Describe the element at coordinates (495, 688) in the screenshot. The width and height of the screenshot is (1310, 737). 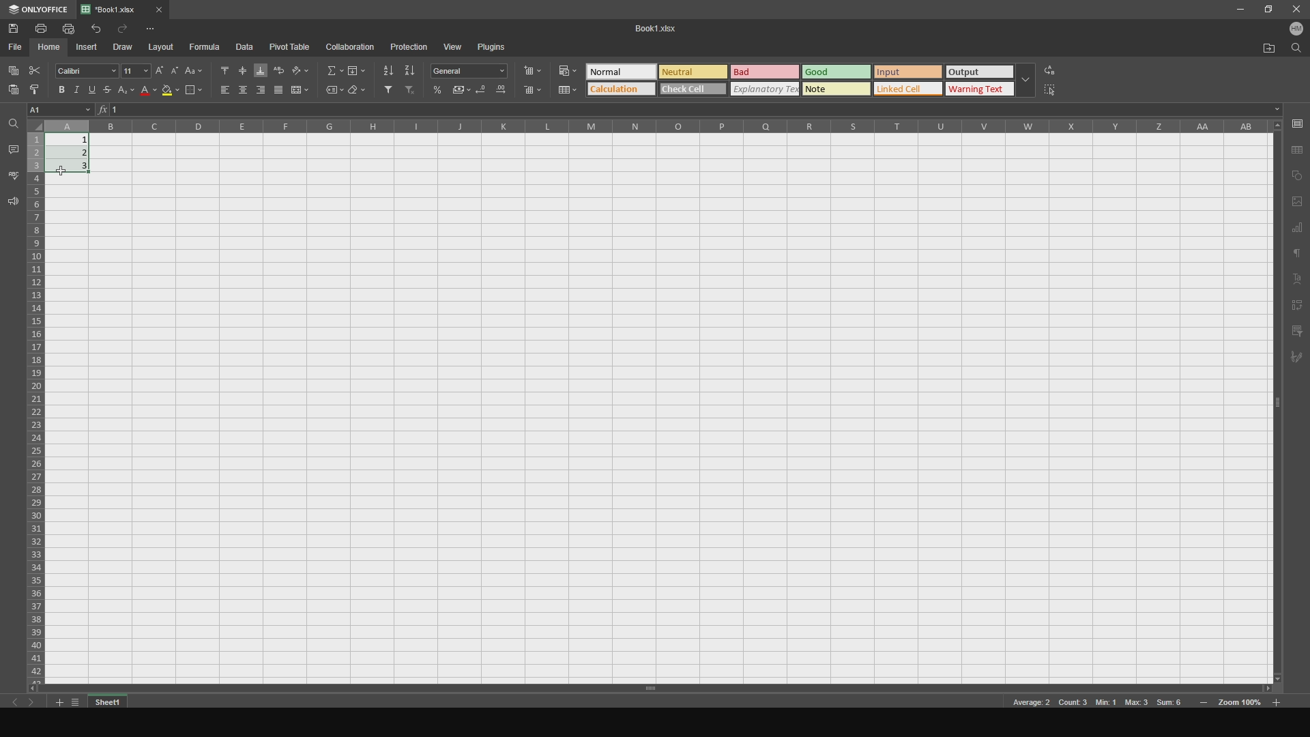
I see `horizontal slider` at that location.